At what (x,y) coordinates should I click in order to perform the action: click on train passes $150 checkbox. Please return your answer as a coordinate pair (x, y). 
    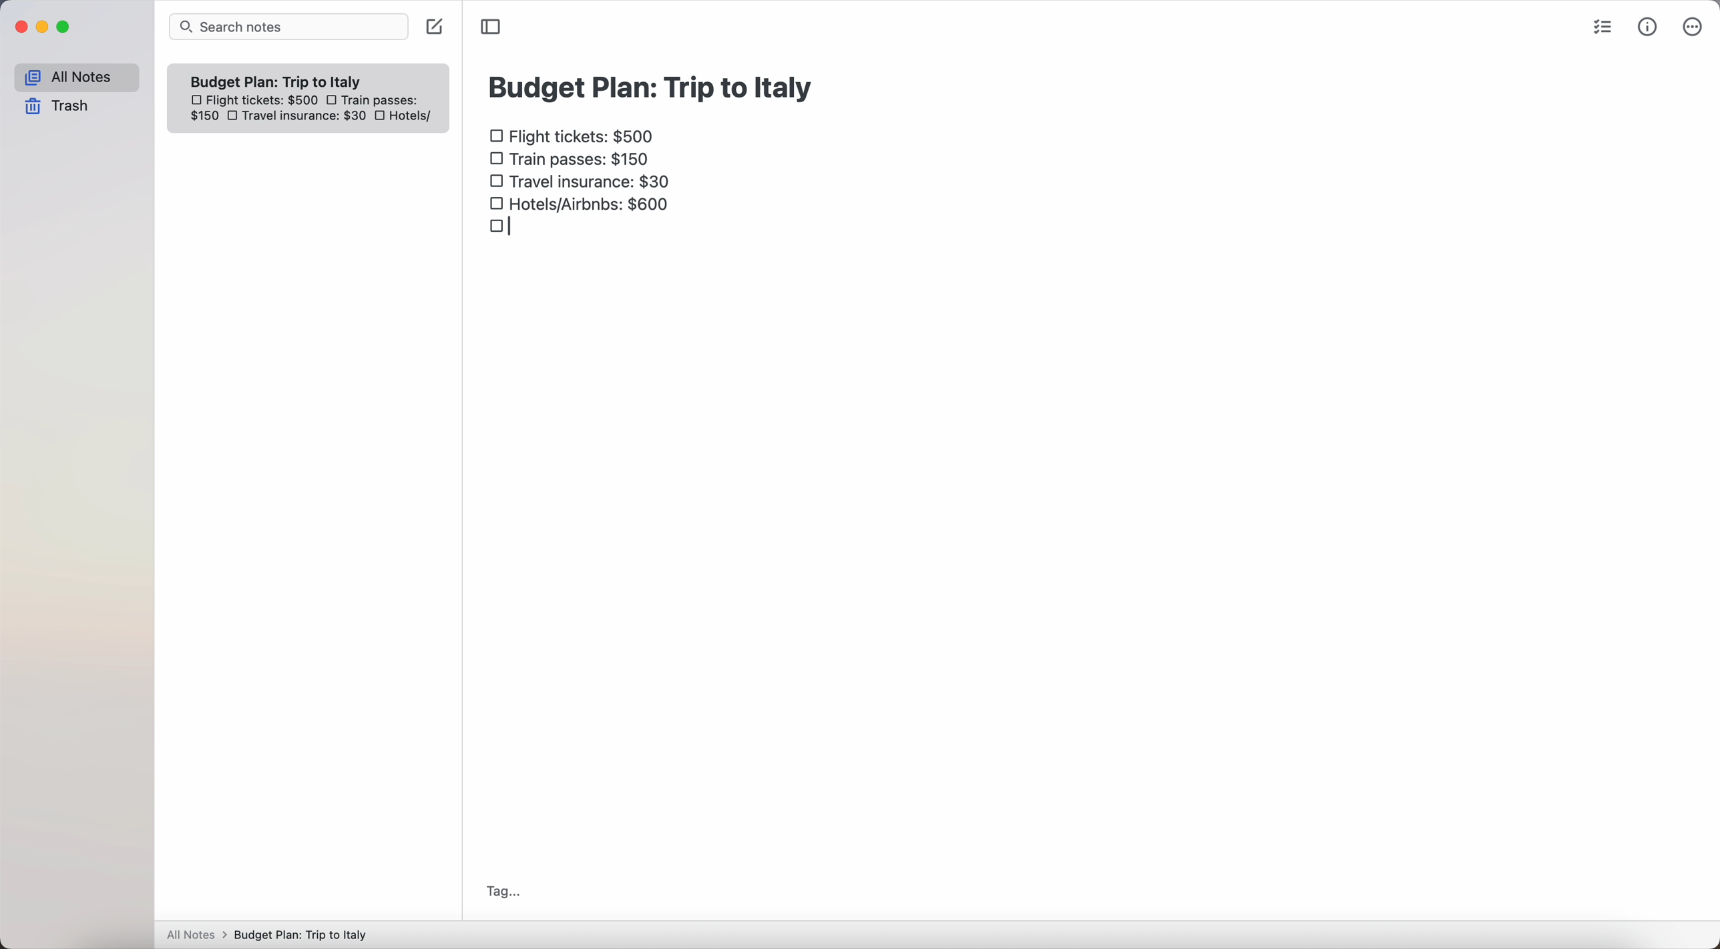
    Looking at the image, I should click on (571, 162).